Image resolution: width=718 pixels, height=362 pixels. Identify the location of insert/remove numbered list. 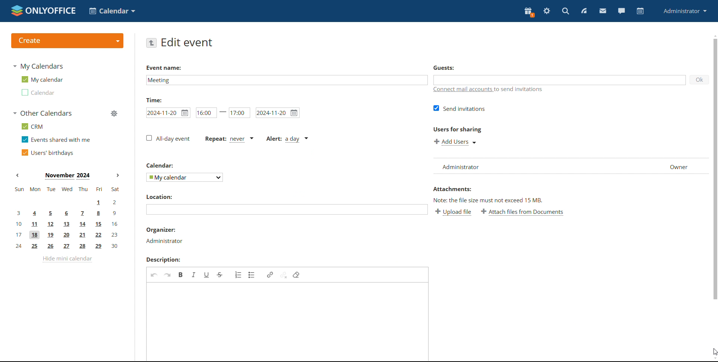
(239, 275).